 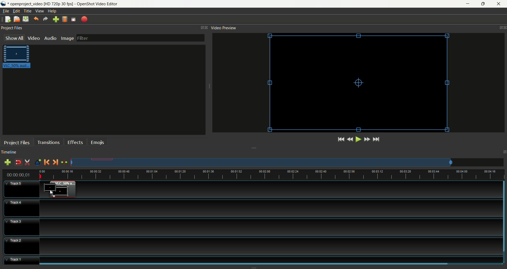 What do you see at coordinates (51, 11) in the screenshot?
I see `help` at bounding box center [51, 11].